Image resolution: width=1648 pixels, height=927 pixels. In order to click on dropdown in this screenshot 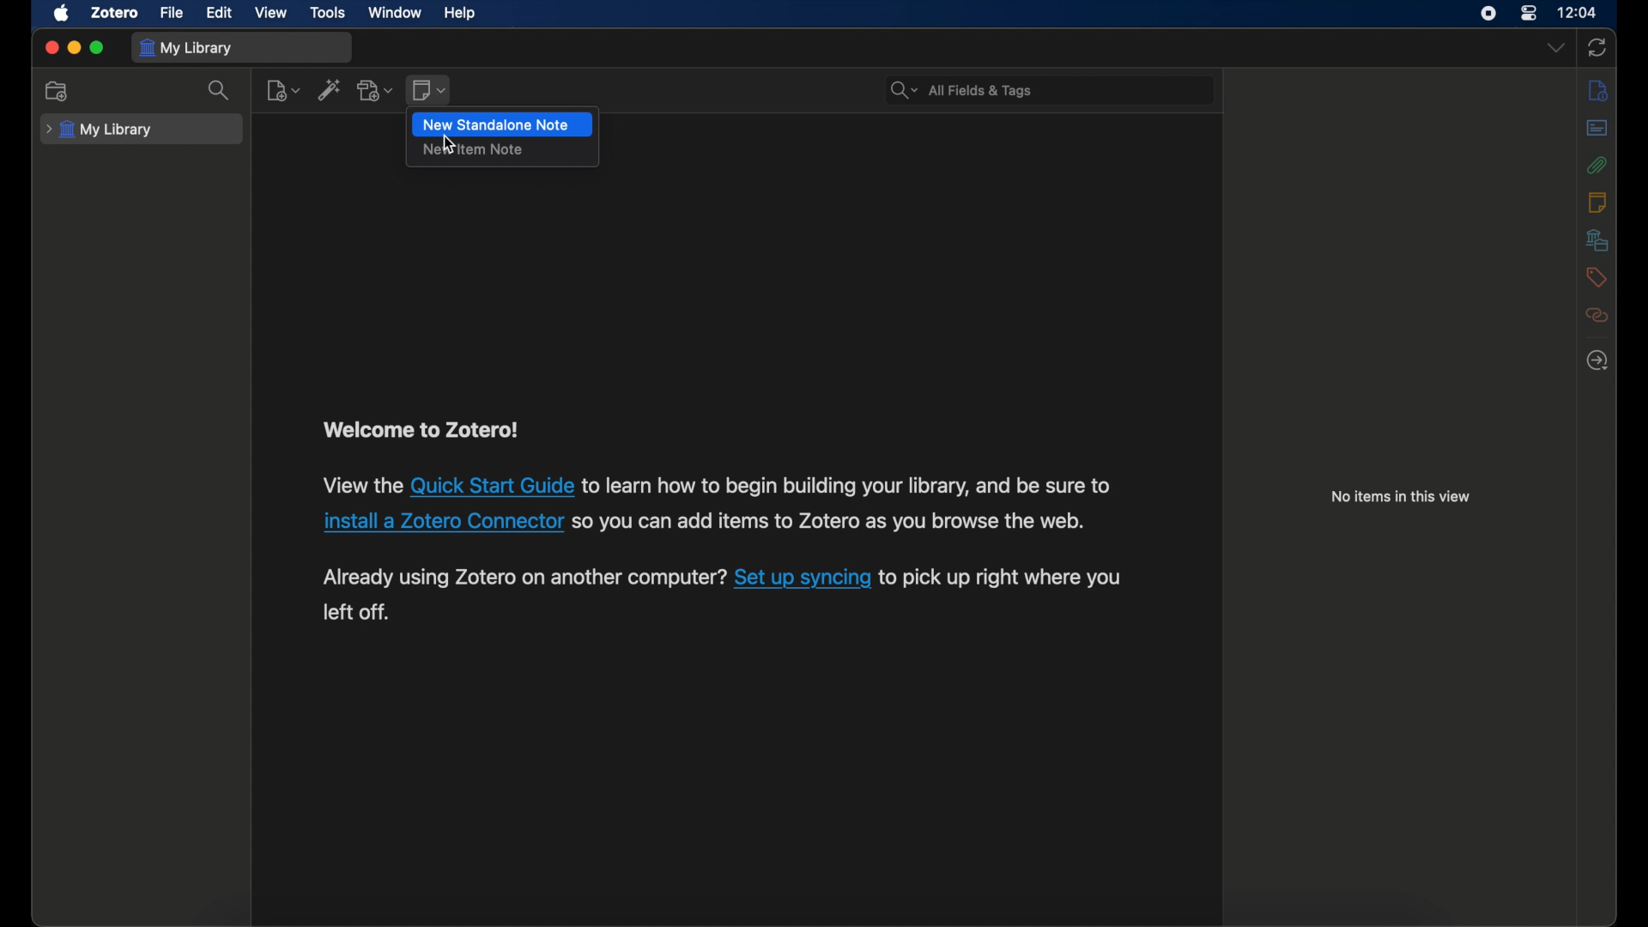, I will do `click(1556, 48)`.